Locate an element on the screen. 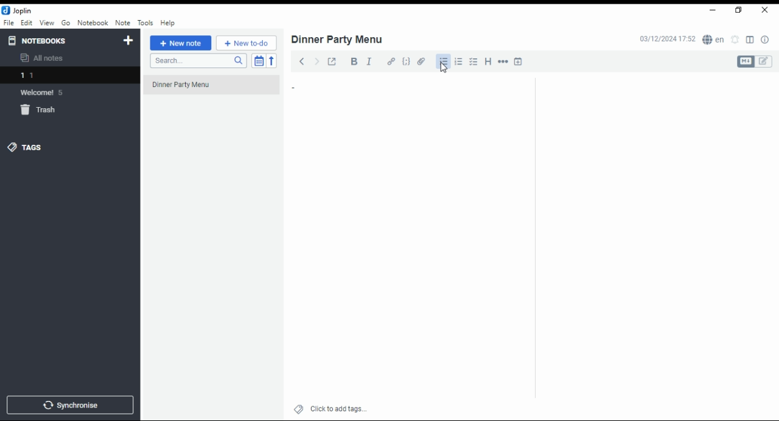 The image size is (779, 421). close is located at coordinates (764, 11).